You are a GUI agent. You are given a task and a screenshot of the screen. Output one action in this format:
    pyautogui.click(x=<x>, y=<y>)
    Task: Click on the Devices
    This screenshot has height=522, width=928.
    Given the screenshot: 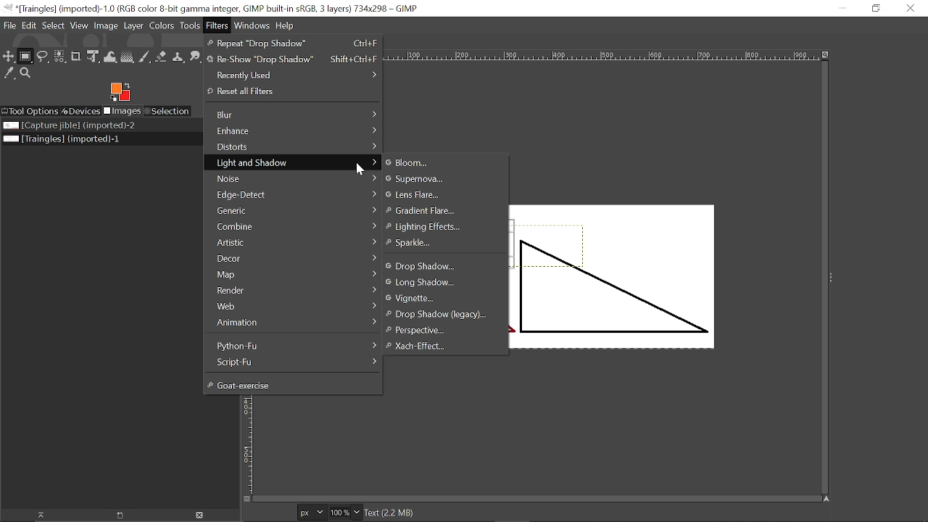 What is the action you would take?
    pyautogui.click(x=80, y=110)
    